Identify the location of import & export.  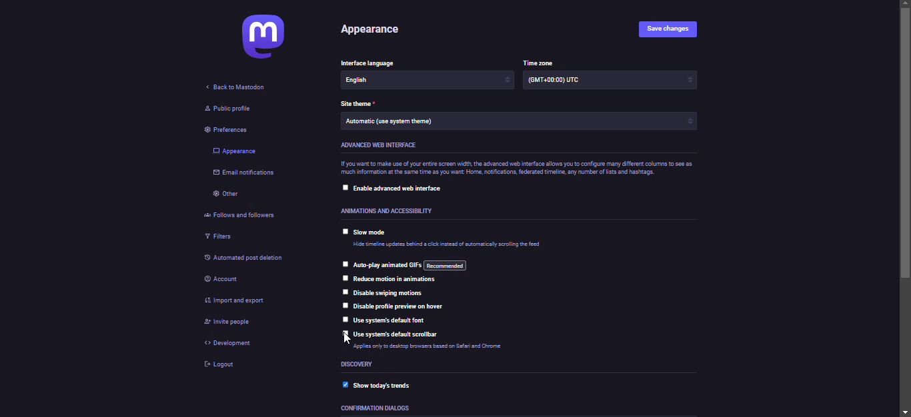
(237, 302).